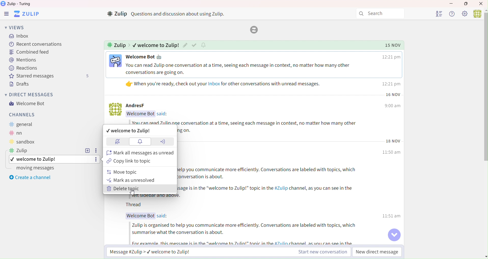  I want to click on Network, so click(163, 141).